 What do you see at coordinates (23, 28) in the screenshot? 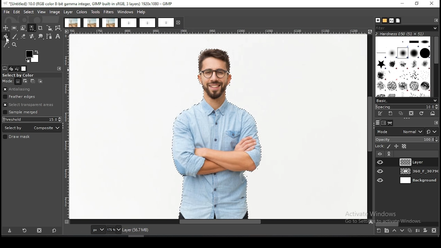
I see `foreground select tool` at bounding box center [23, 28].